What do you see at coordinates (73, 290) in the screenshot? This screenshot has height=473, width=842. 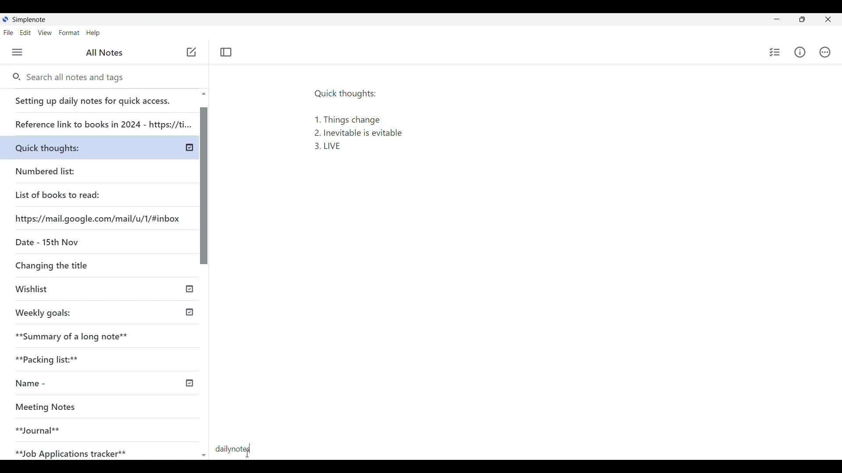 I see `Wishlist` at bounding box center [73, 290].